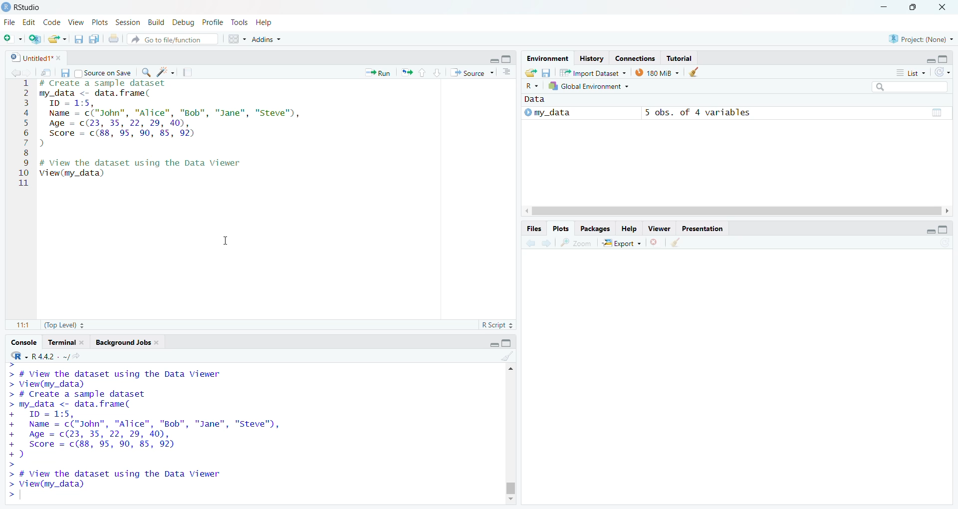 The image size is (958, 509). I want to click on Global Environment, so click(591, 86).